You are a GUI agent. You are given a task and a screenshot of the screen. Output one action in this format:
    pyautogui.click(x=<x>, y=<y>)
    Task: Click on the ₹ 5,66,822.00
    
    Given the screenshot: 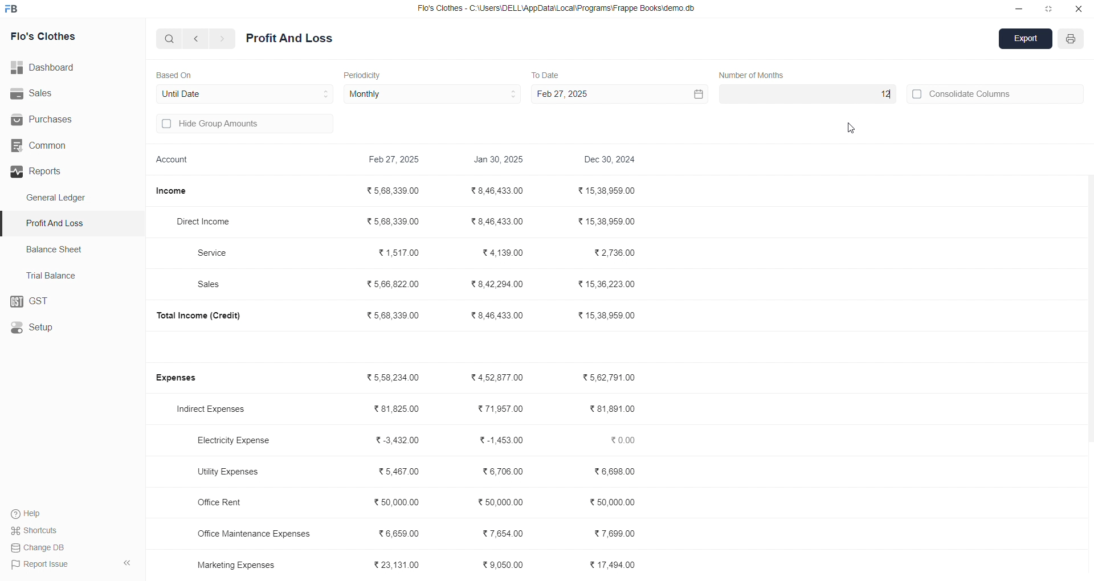 What is the action you would take?
    pyautogui.click(x=394, y=283)
    